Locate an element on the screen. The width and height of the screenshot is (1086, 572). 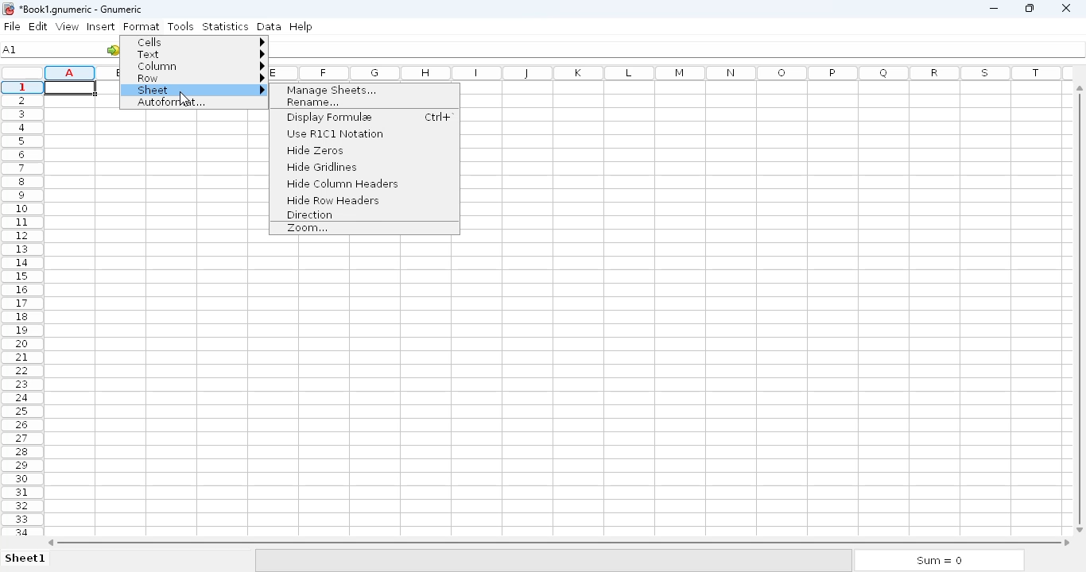
*Book1.gnumeric - Gnumeric is located at coordinates (88, 10).